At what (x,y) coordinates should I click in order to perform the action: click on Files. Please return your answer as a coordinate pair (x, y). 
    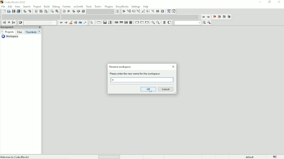
    Looking at the image, I should click on (20, 32).